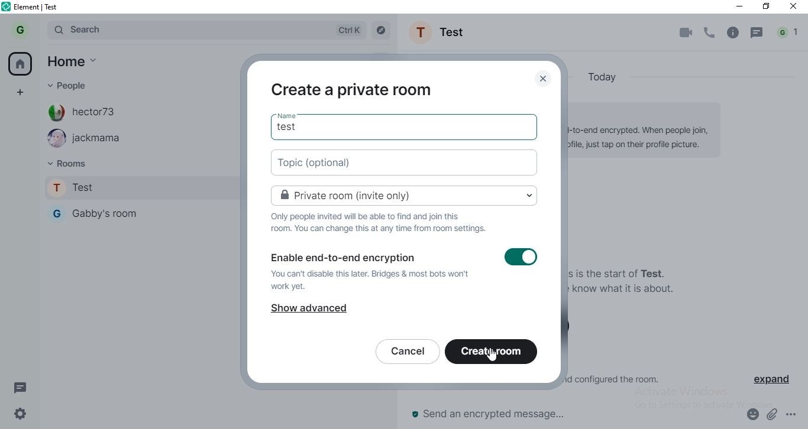  I want to click on message, so click(757, 32).